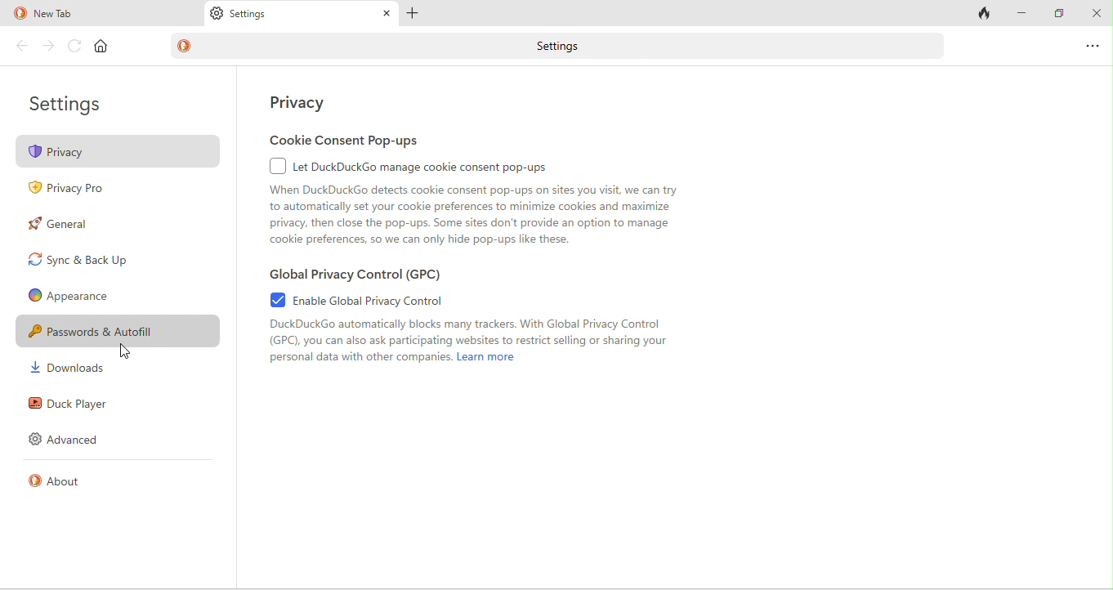 The image size is (1113, 590). I want to click on maximize, so click(1062, 15).